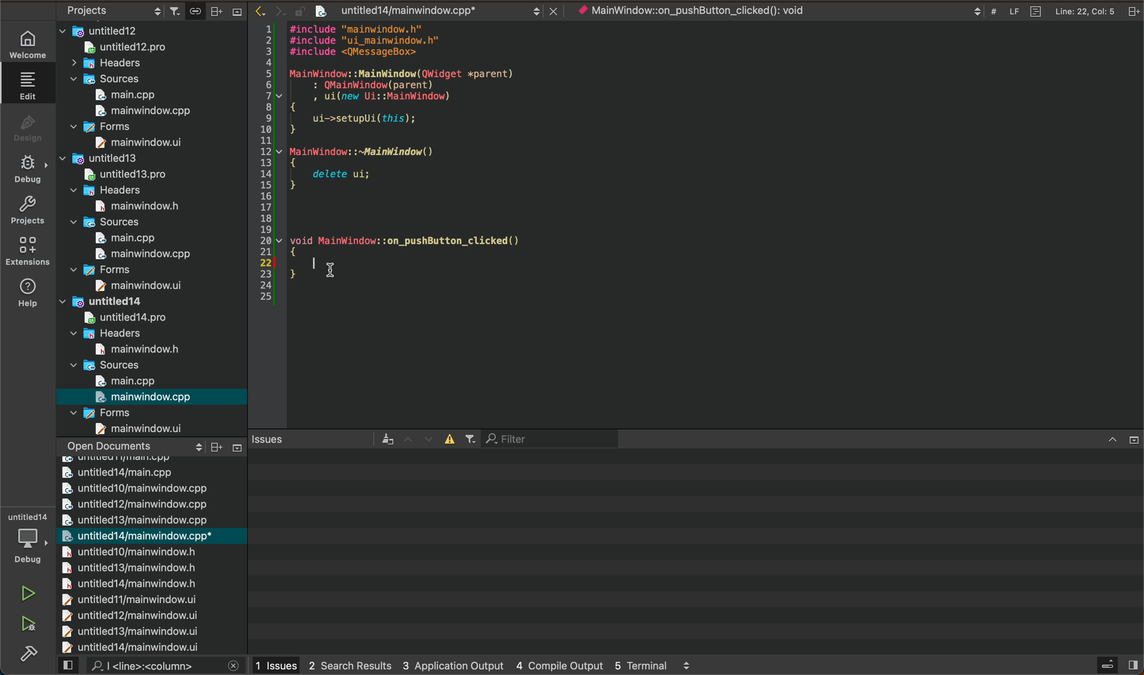  What do you see at coordinates (27, 209) in the screenshot?
I see `projects` at bounding box center [27, 209].